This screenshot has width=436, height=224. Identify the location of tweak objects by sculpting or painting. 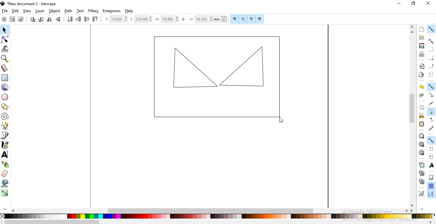
(5, 49).